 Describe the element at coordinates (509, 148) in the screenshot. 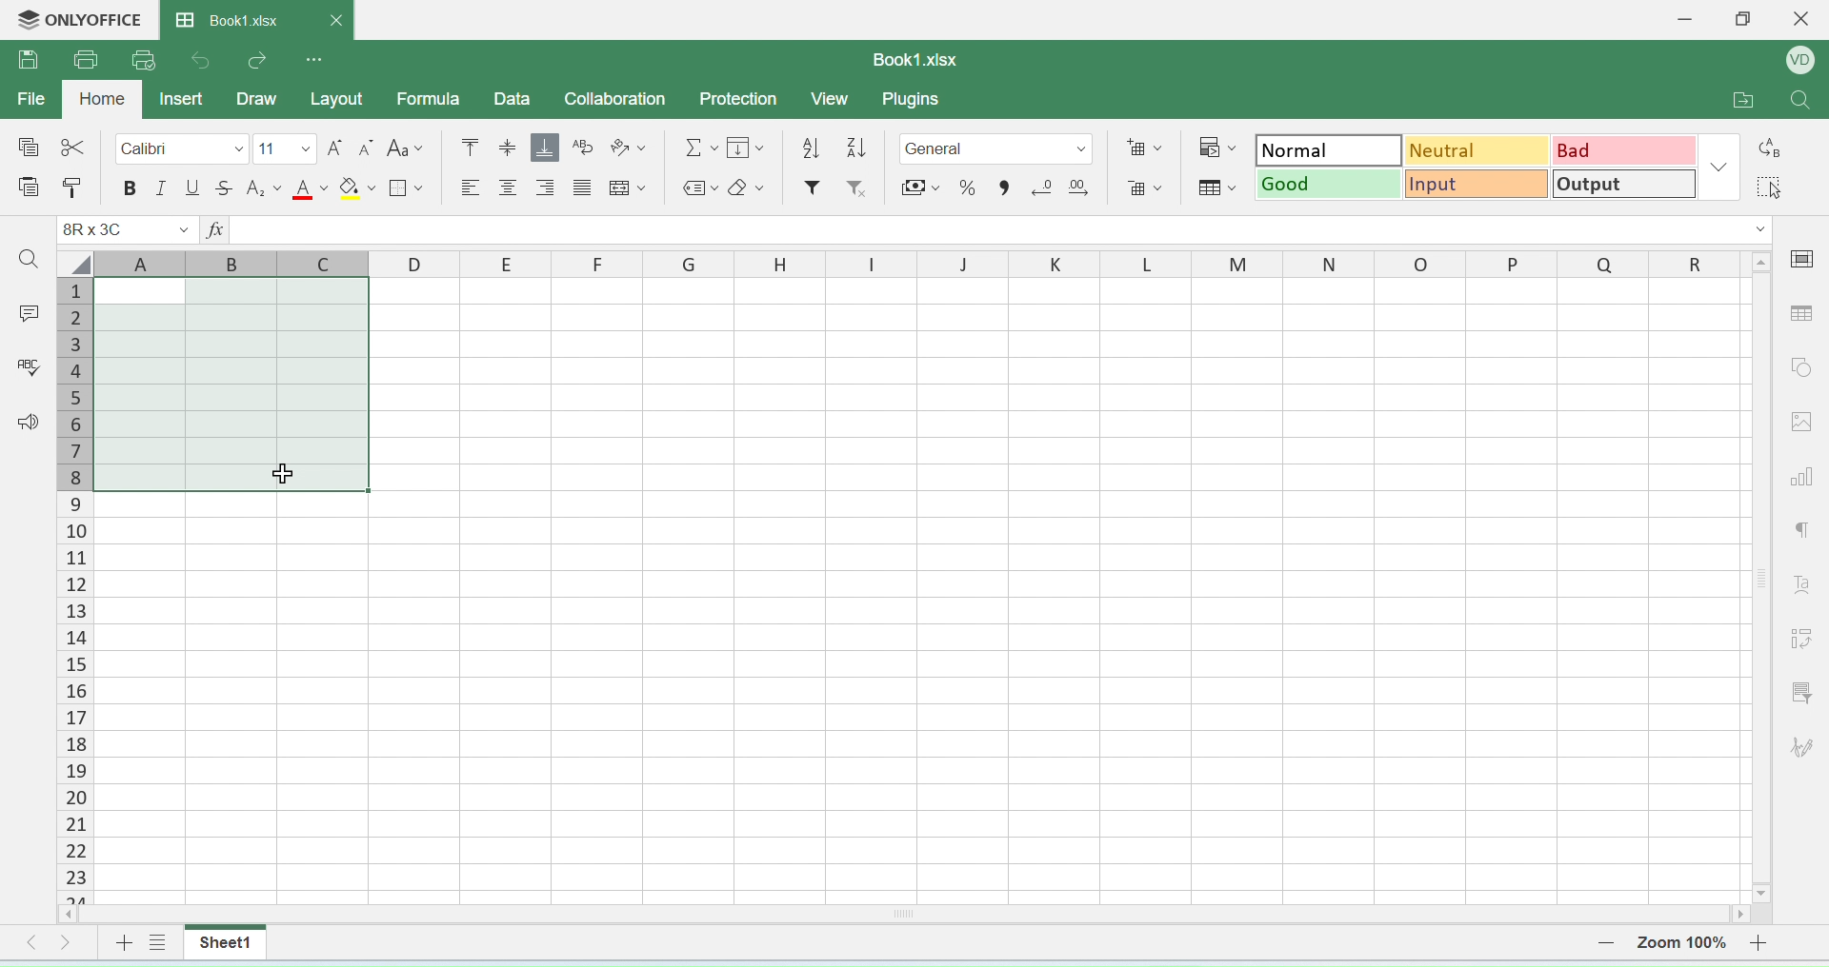

I see `align center` at that location.